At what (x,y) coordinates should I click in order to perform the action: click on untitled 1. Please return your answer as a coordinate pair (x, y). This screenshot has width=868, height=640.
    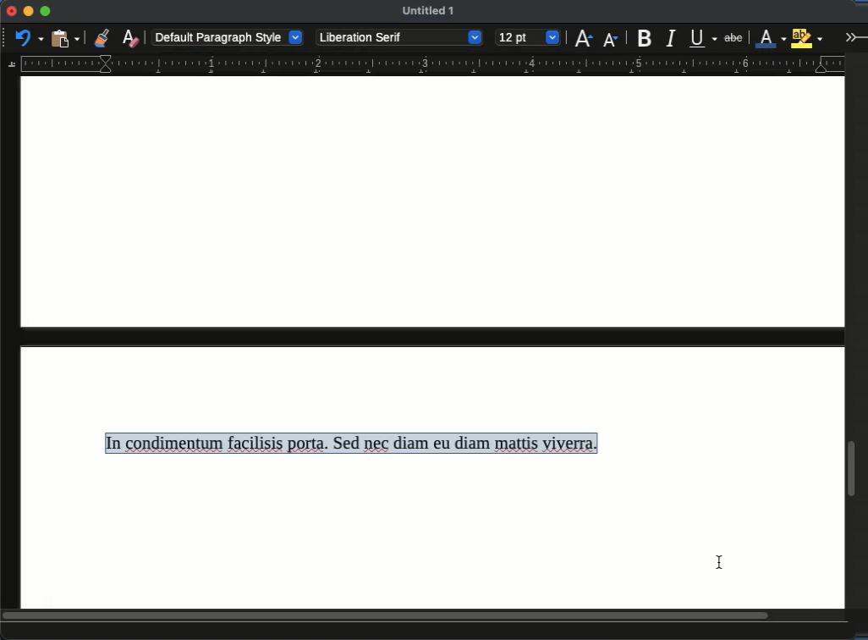
    Looking at the image, I should click on (428, 10).